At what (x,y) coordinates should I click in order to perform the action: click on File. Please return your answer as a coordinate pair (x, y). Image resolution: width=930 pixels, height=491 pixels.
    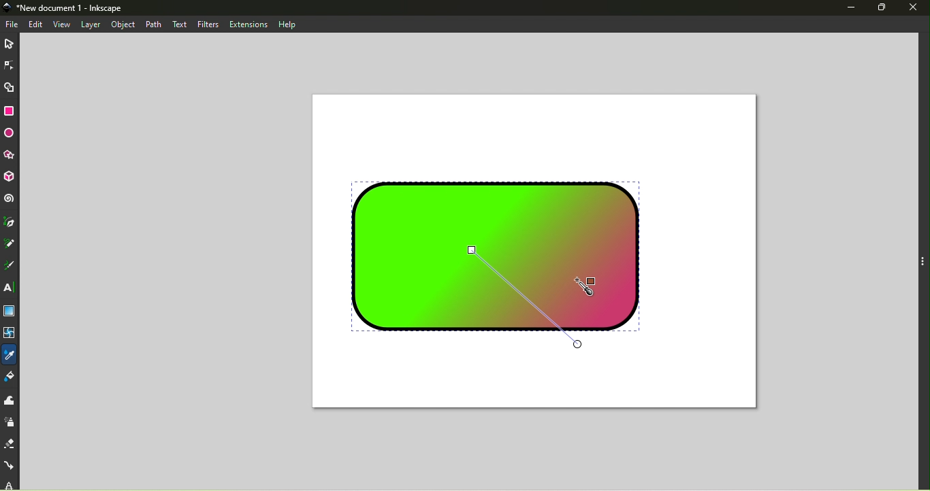
    Looking at the image, I should click on (13, 24).